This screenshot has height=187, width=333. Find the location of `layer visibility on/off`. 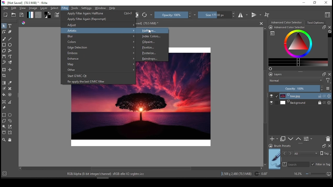

layer visibility on/off is located at coordinates (274, 96).